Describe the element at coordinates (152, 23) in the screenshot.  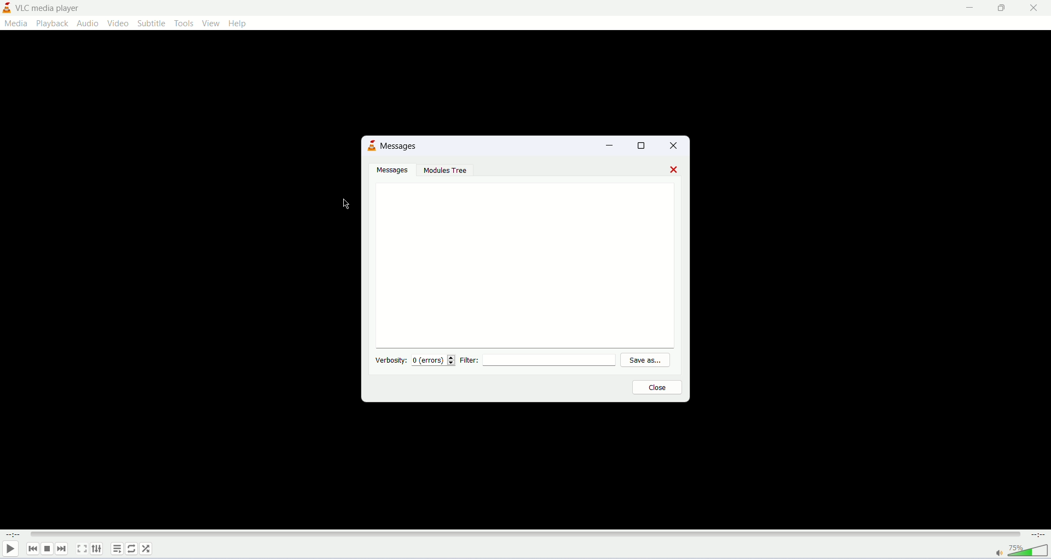
I see `subtitle` at that location.